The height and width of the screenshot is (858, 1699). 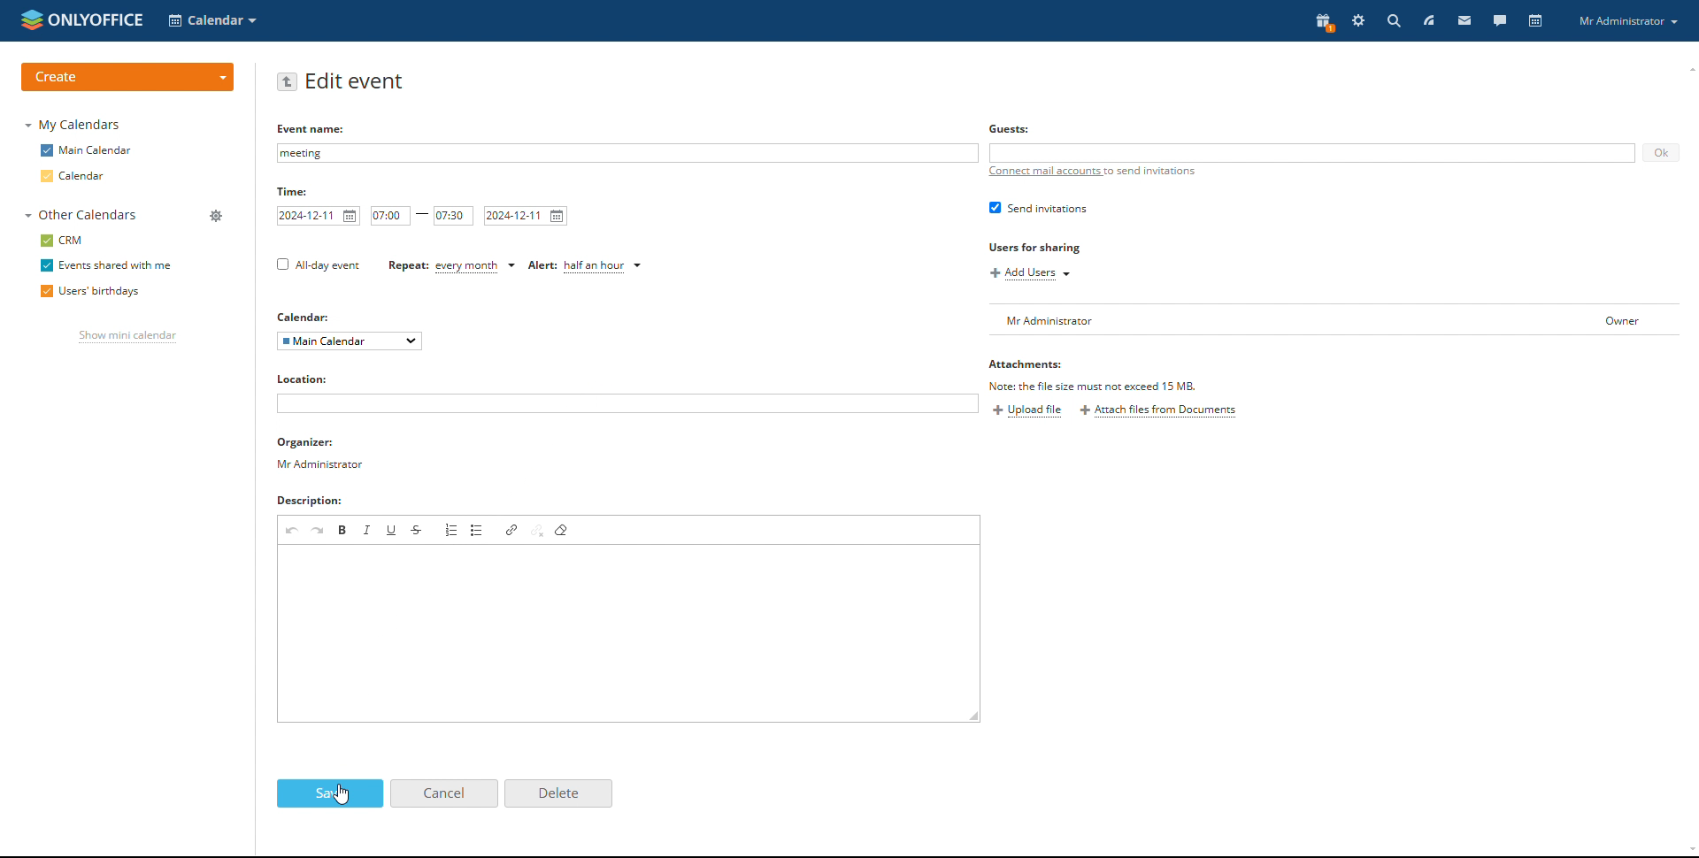 I want to click on start time, so click(x=390, y=216).